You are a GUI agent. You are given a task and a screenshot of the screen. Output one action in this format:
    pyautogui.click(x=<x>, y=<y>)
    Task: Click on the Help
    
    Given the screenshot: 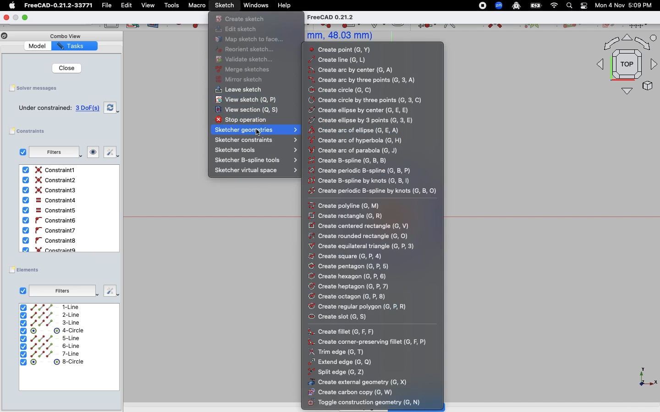 What is the action you would take?
    pyautogui.click(x=285, y=5)
    